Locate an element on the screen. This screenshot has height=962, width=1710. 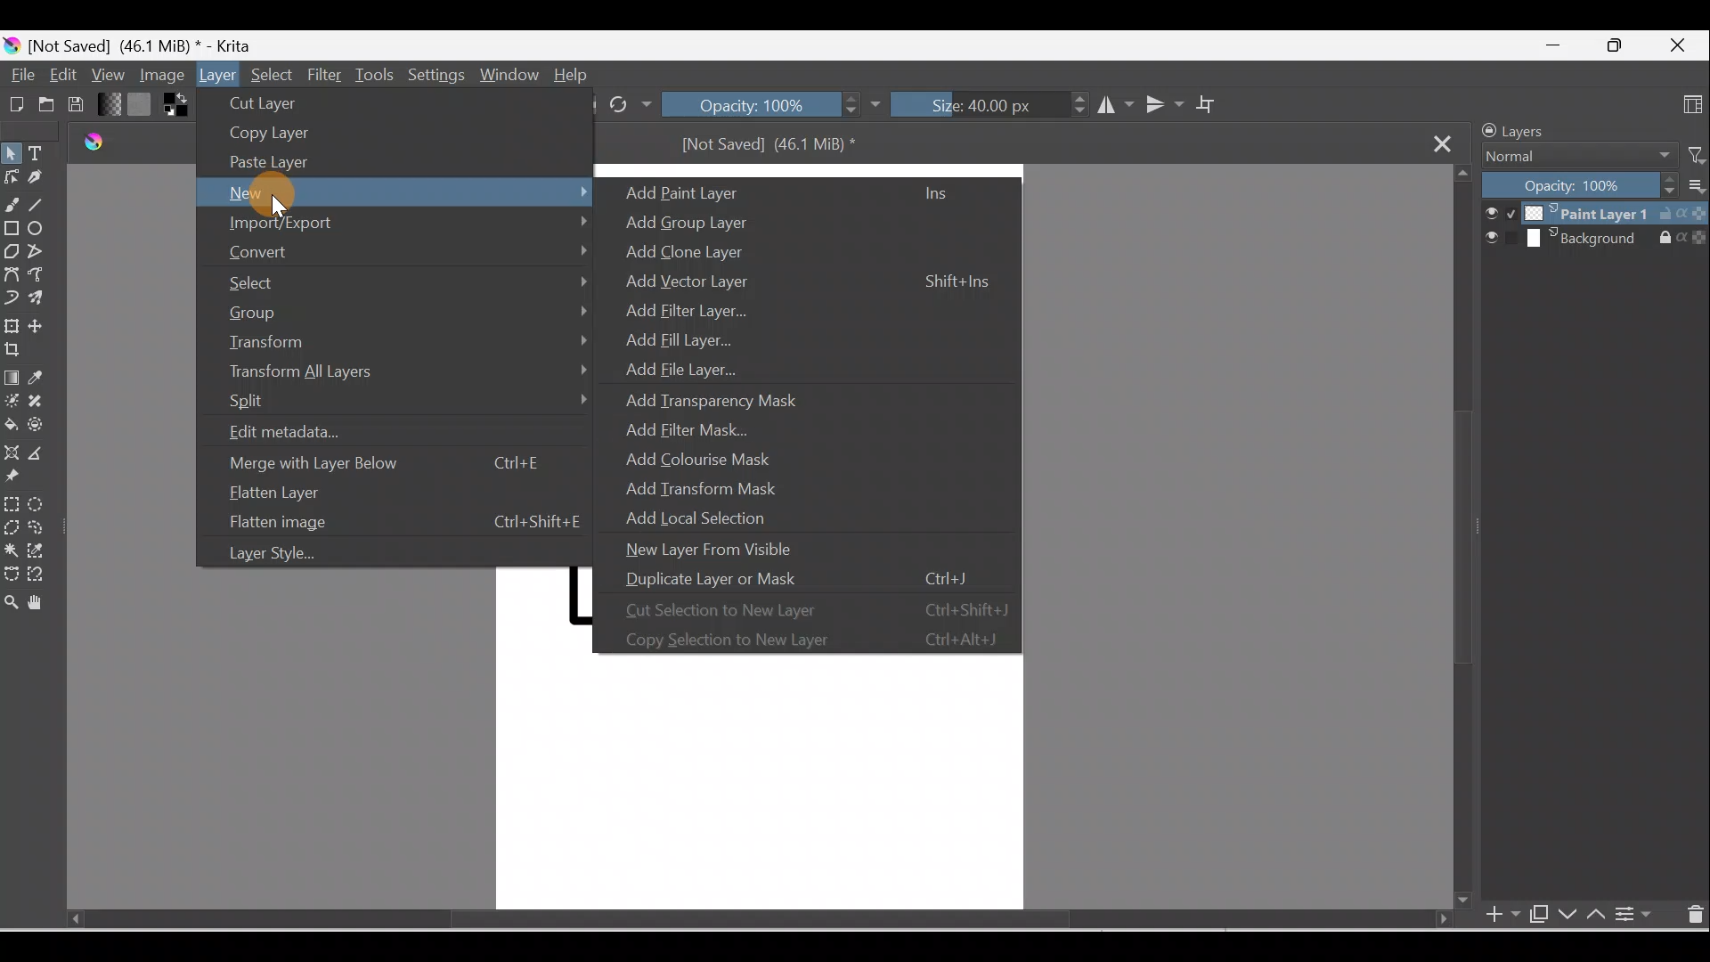
Add  transform mask is located at coordinates (715, 489).